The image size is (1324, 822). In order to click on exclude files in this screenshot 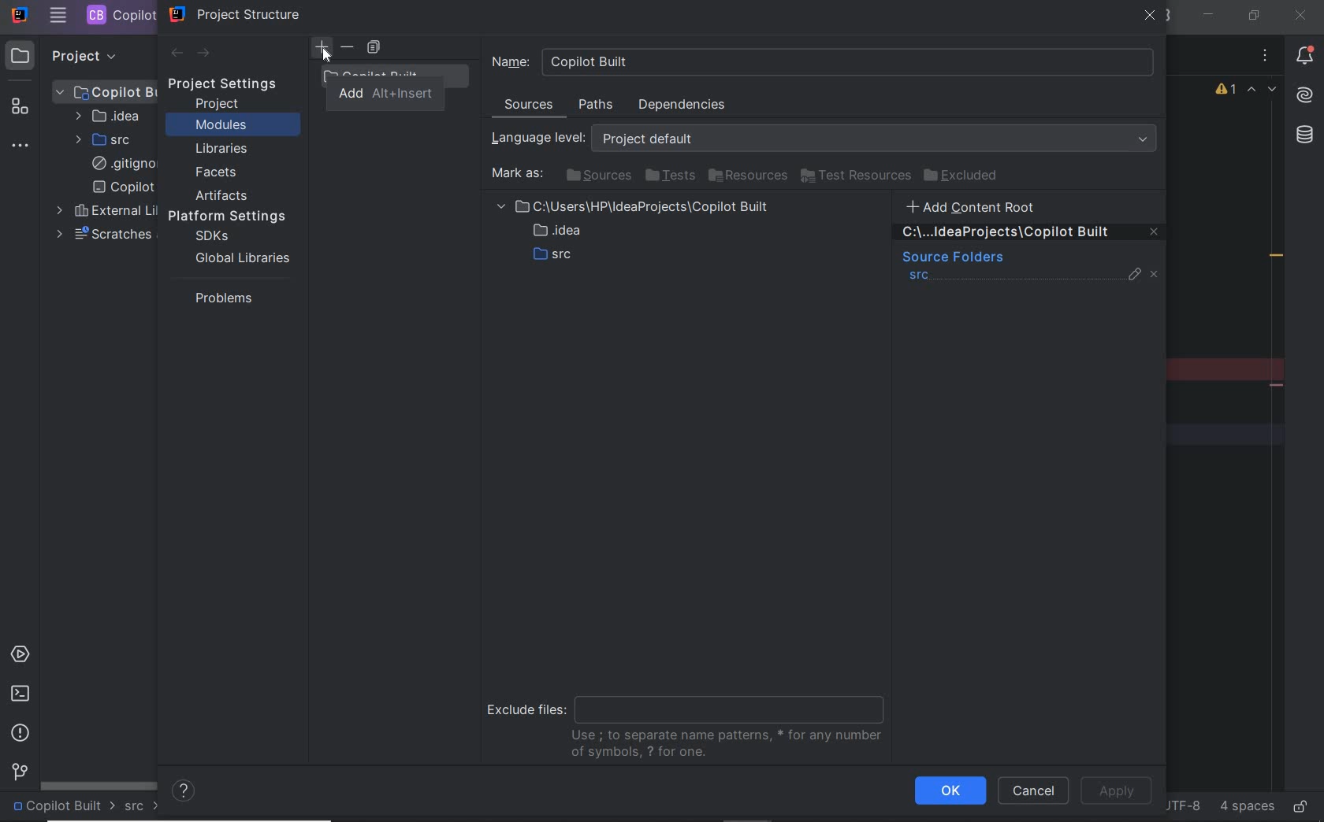, I will do `click(690, 720)`.